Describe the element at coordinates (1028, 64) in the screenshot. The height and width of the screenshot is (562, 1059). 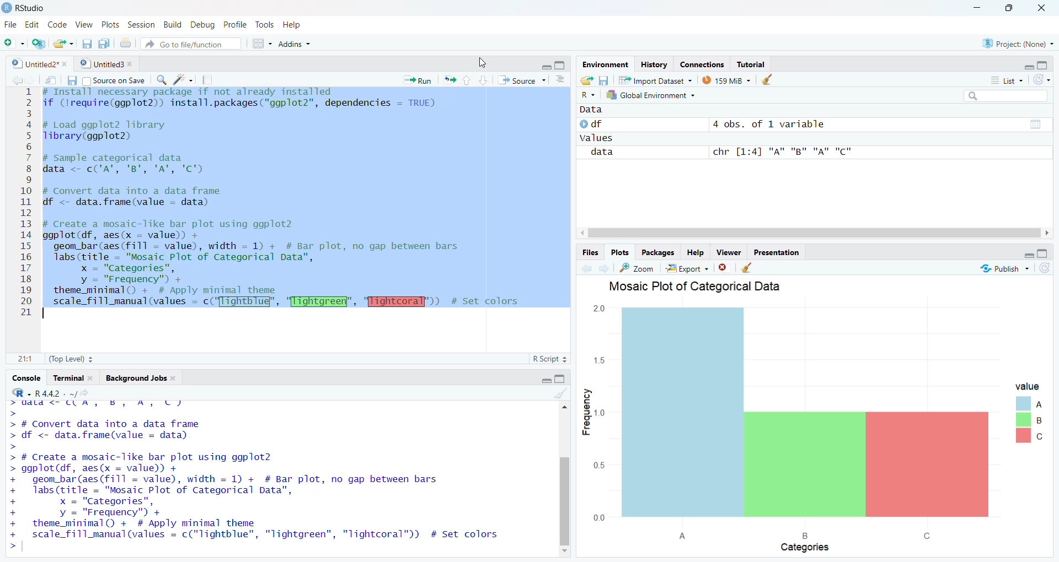
I see `Minimize` at that location.